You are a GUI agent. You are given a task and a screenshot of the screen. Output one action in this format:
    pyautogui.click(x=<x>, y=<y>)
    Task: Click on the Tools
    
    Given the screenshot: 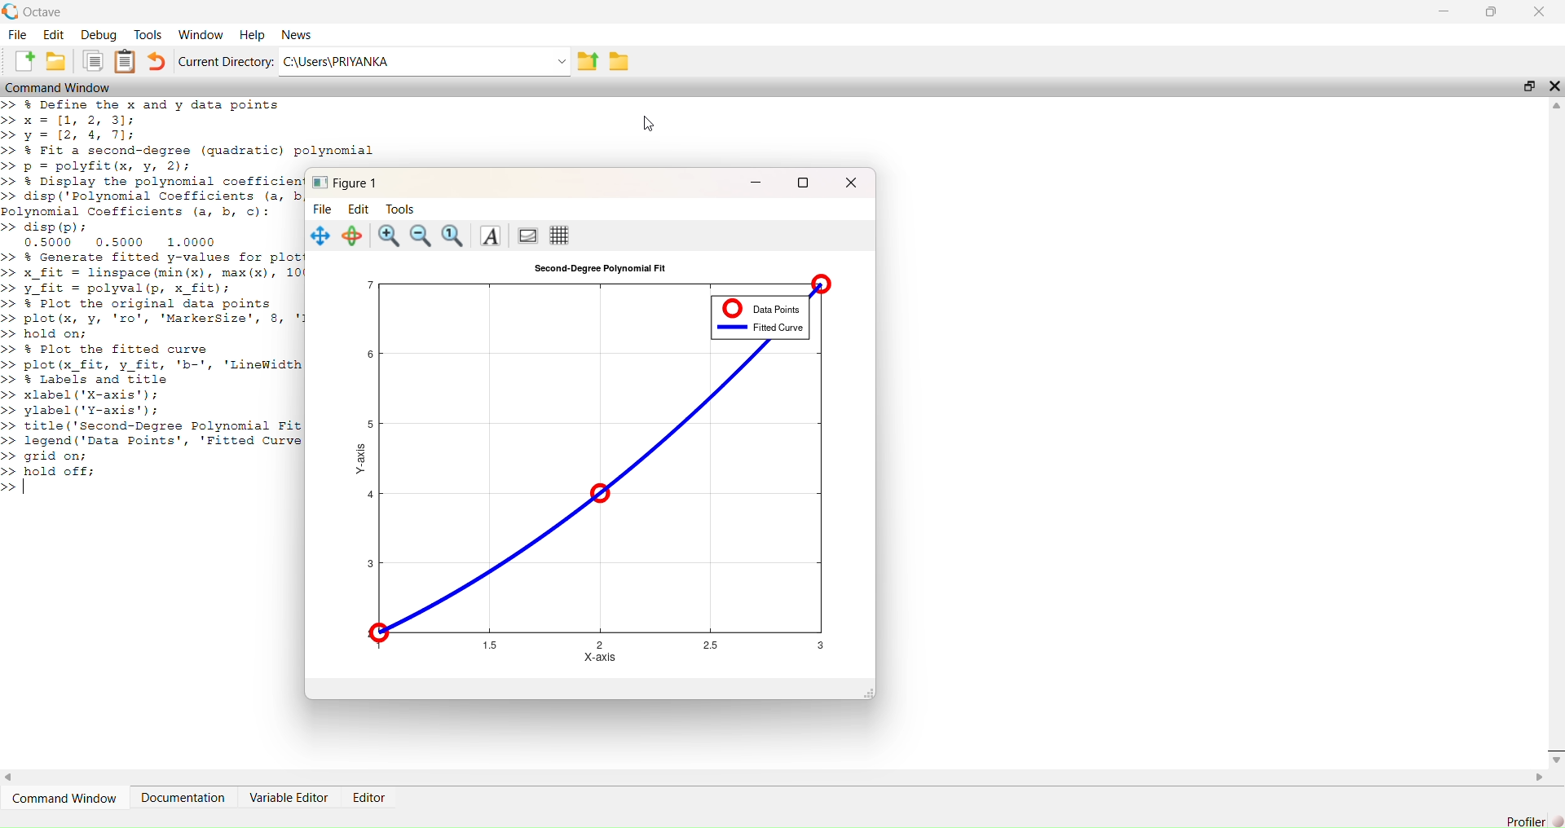 What is the action you would take?
    pyautogui.click(x=148, y=35)
    